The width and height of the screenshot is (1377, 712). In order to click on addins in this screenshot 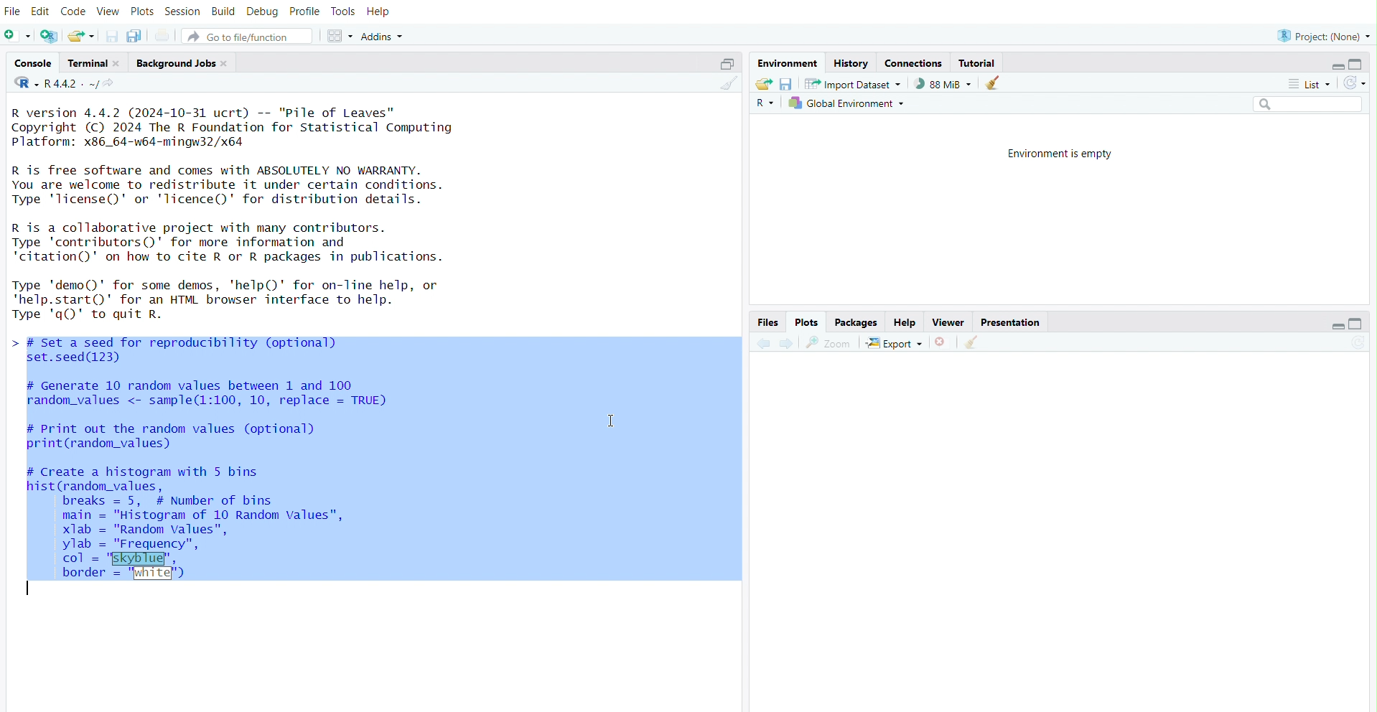, I will do `click(386, 34)`.